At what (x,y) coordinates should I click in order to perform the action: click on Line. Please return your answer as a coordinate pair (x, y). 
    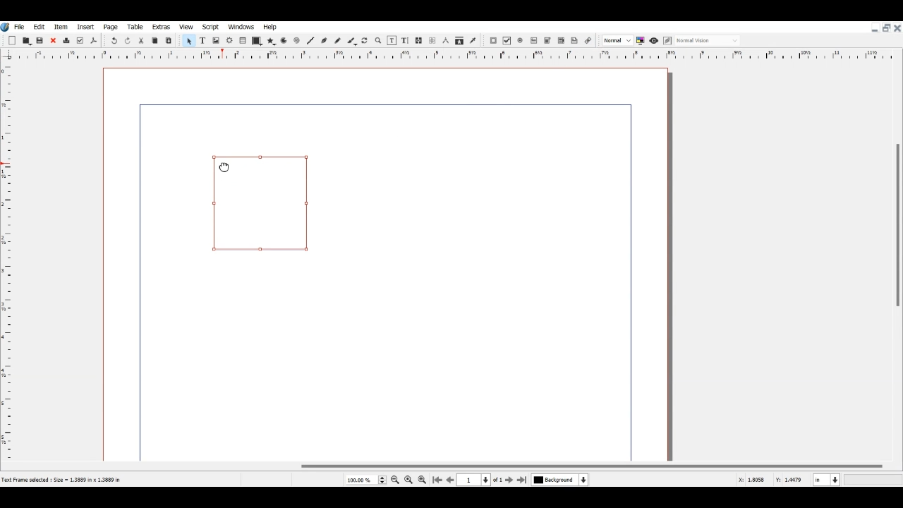
    Looking at the image, I should click on (310, 40).